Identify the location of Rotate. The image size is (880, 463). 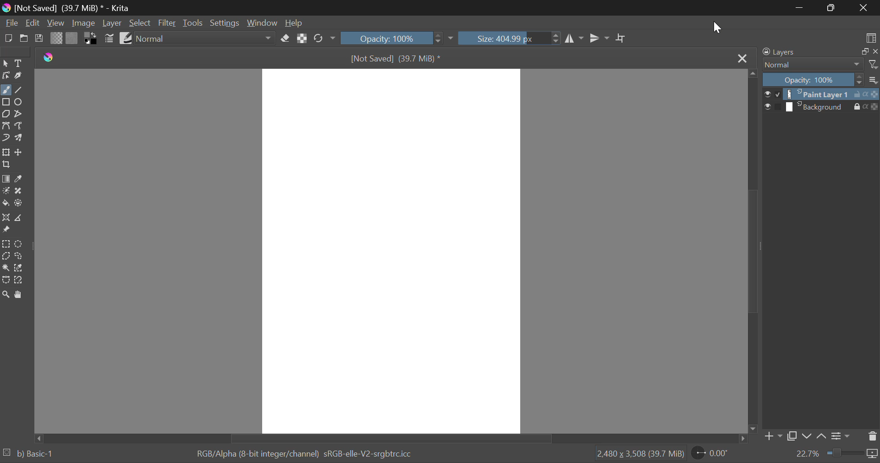
(323, 39).